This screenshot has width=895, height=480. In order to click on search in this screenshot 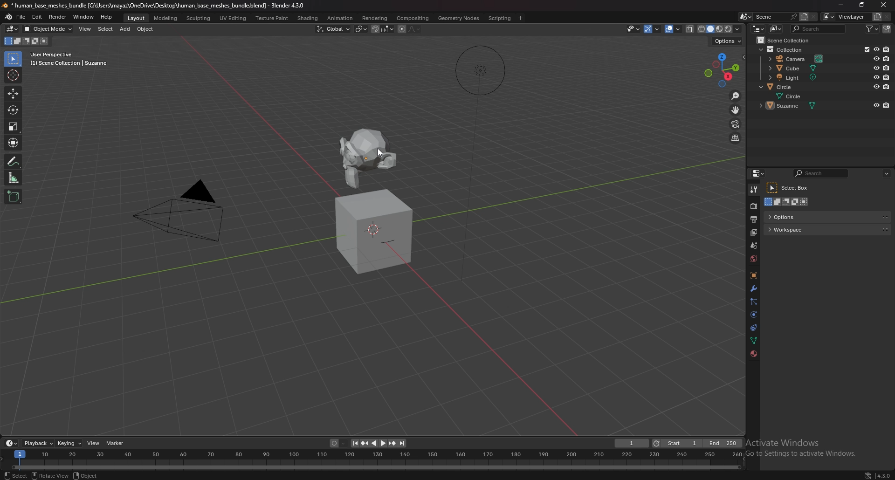, I will do `click(819, 29)`.